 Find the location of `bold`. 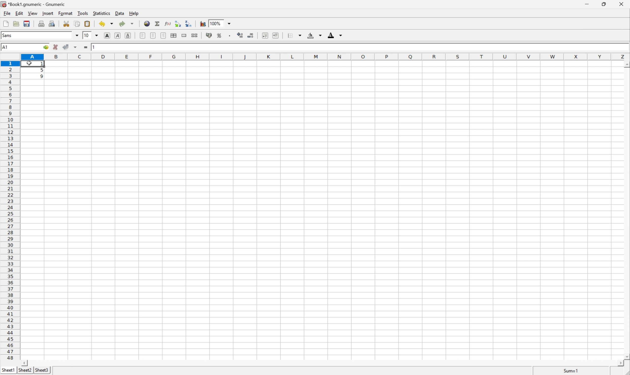

bold is located at coordinates (108, 36).